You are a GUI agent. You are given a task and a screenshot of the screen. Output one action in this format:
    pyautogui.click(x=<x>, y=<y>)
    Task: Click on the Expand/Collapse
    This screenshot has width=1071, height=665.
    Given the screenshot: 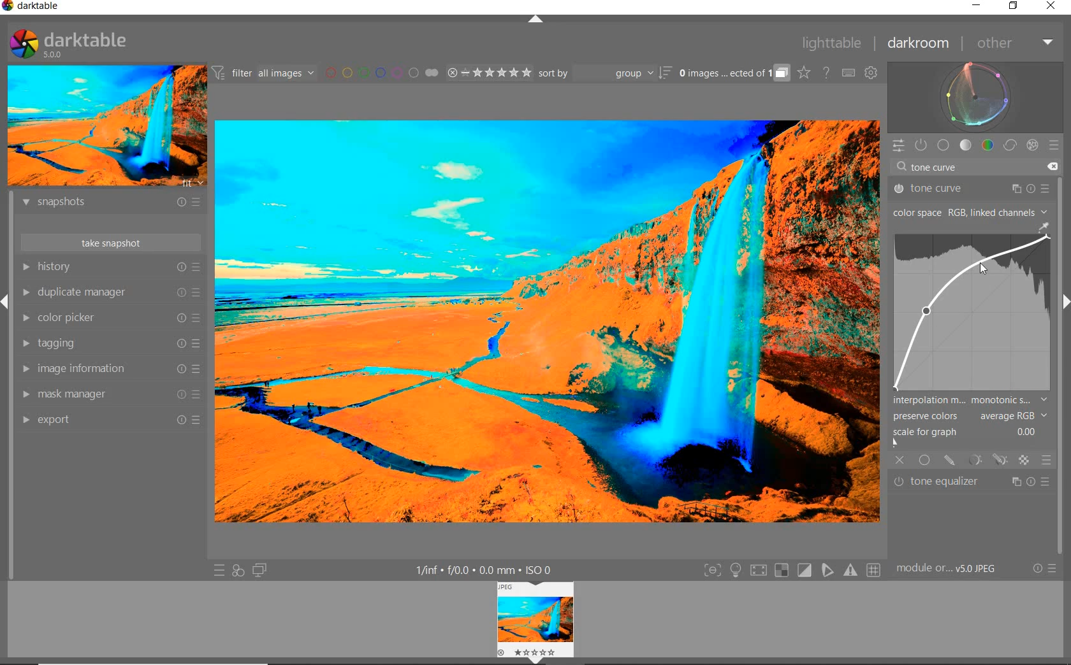 What is the action you would take?
    pyautogui.click(x=535, y=661)
    